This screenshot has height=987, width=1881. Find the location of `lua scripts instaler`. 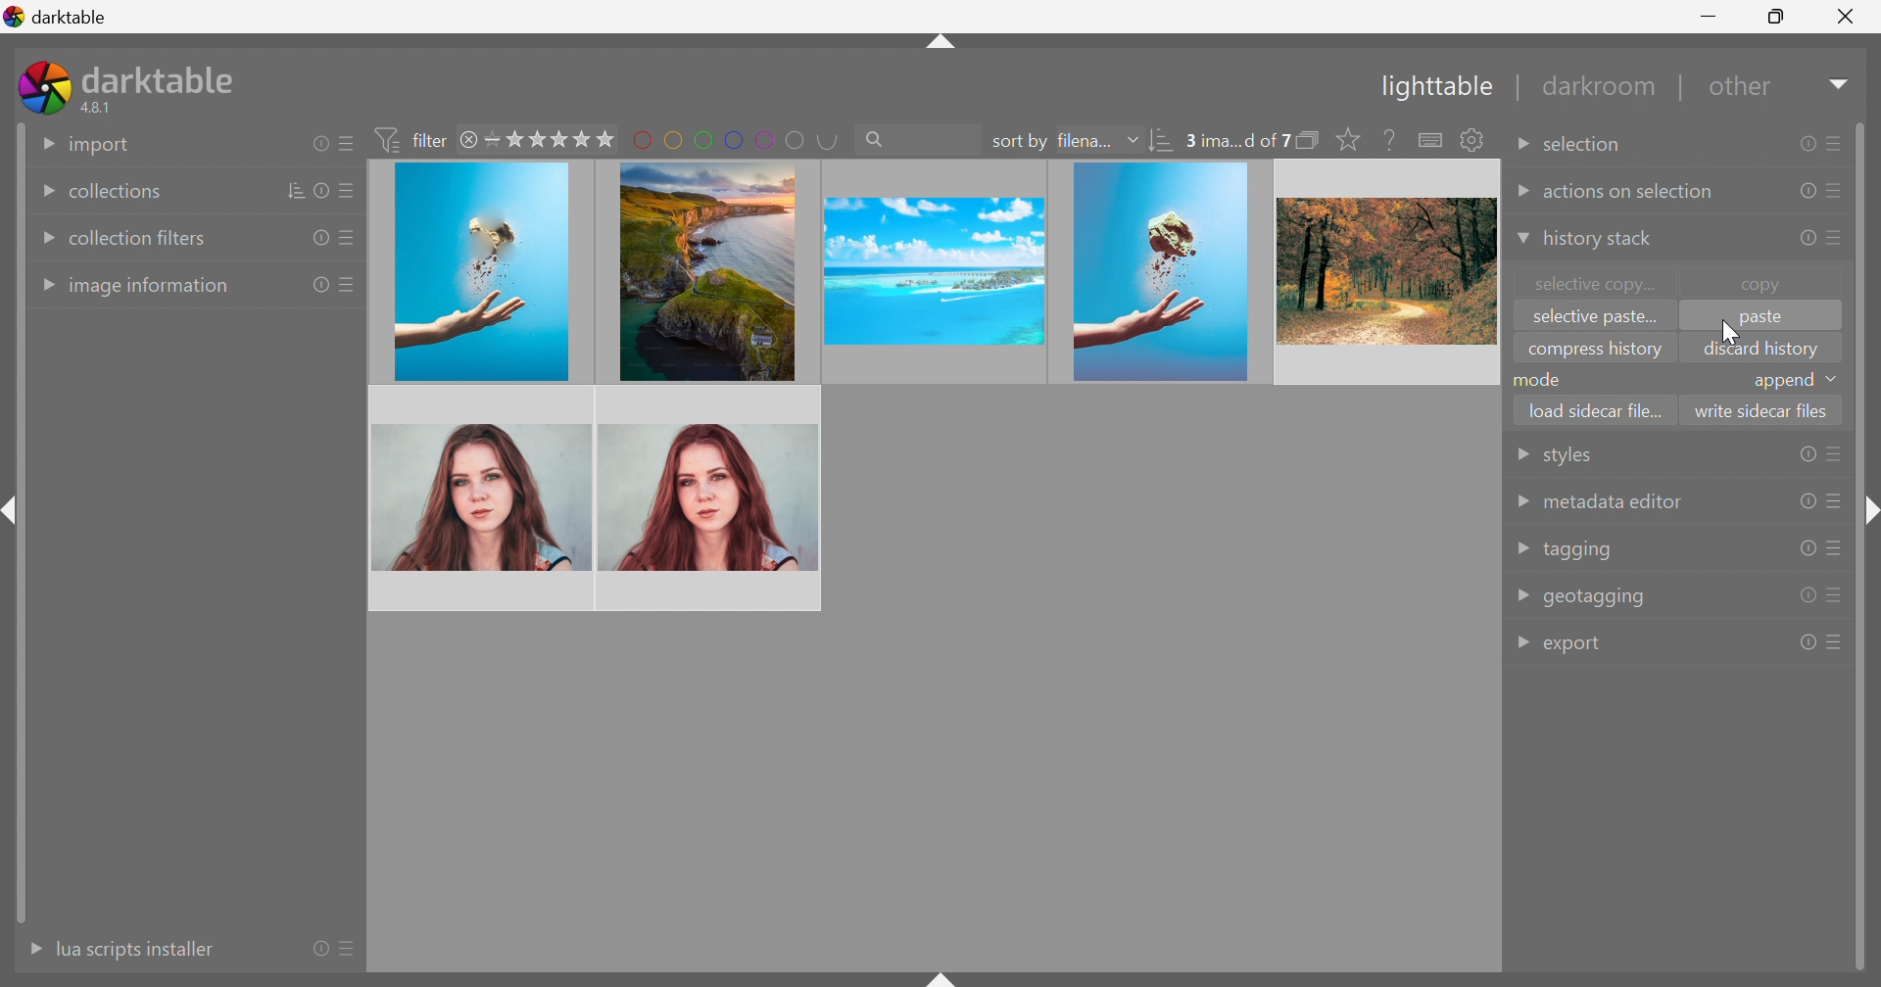

lua scripts instaler is located at coordinates (134, 949).